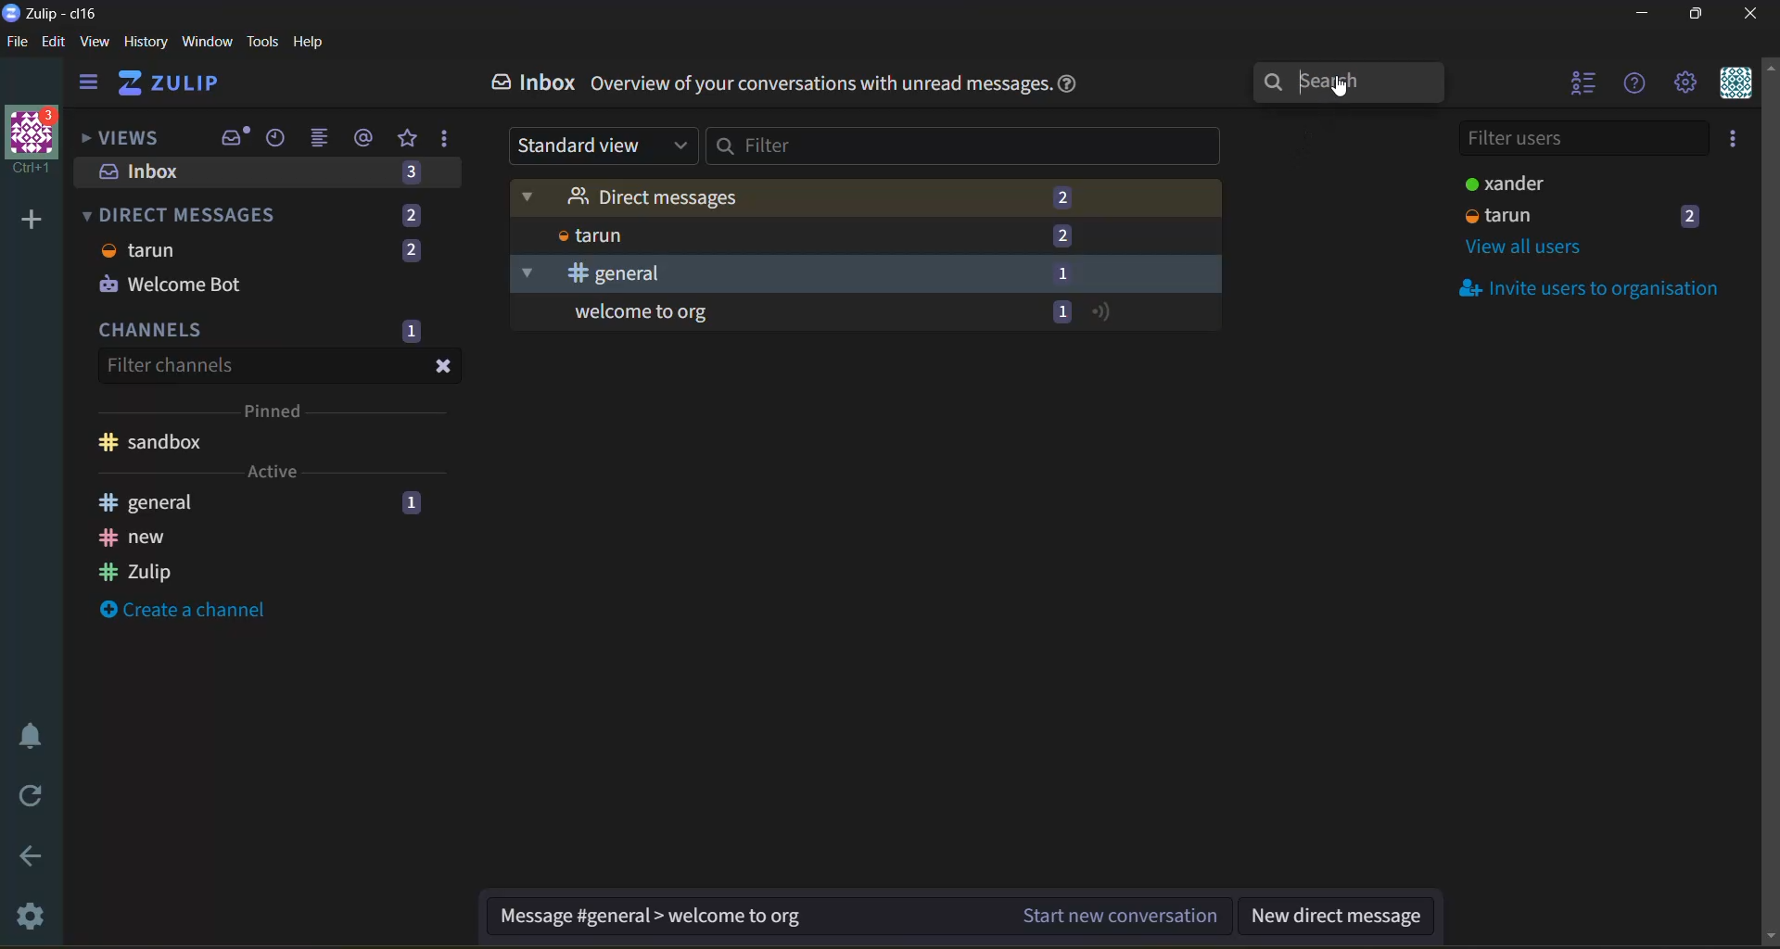 The height and width of the screenshot is (949, 1780). Describe the element at coordinates (55, 43) in the screenshot. I see `edit` at that location.